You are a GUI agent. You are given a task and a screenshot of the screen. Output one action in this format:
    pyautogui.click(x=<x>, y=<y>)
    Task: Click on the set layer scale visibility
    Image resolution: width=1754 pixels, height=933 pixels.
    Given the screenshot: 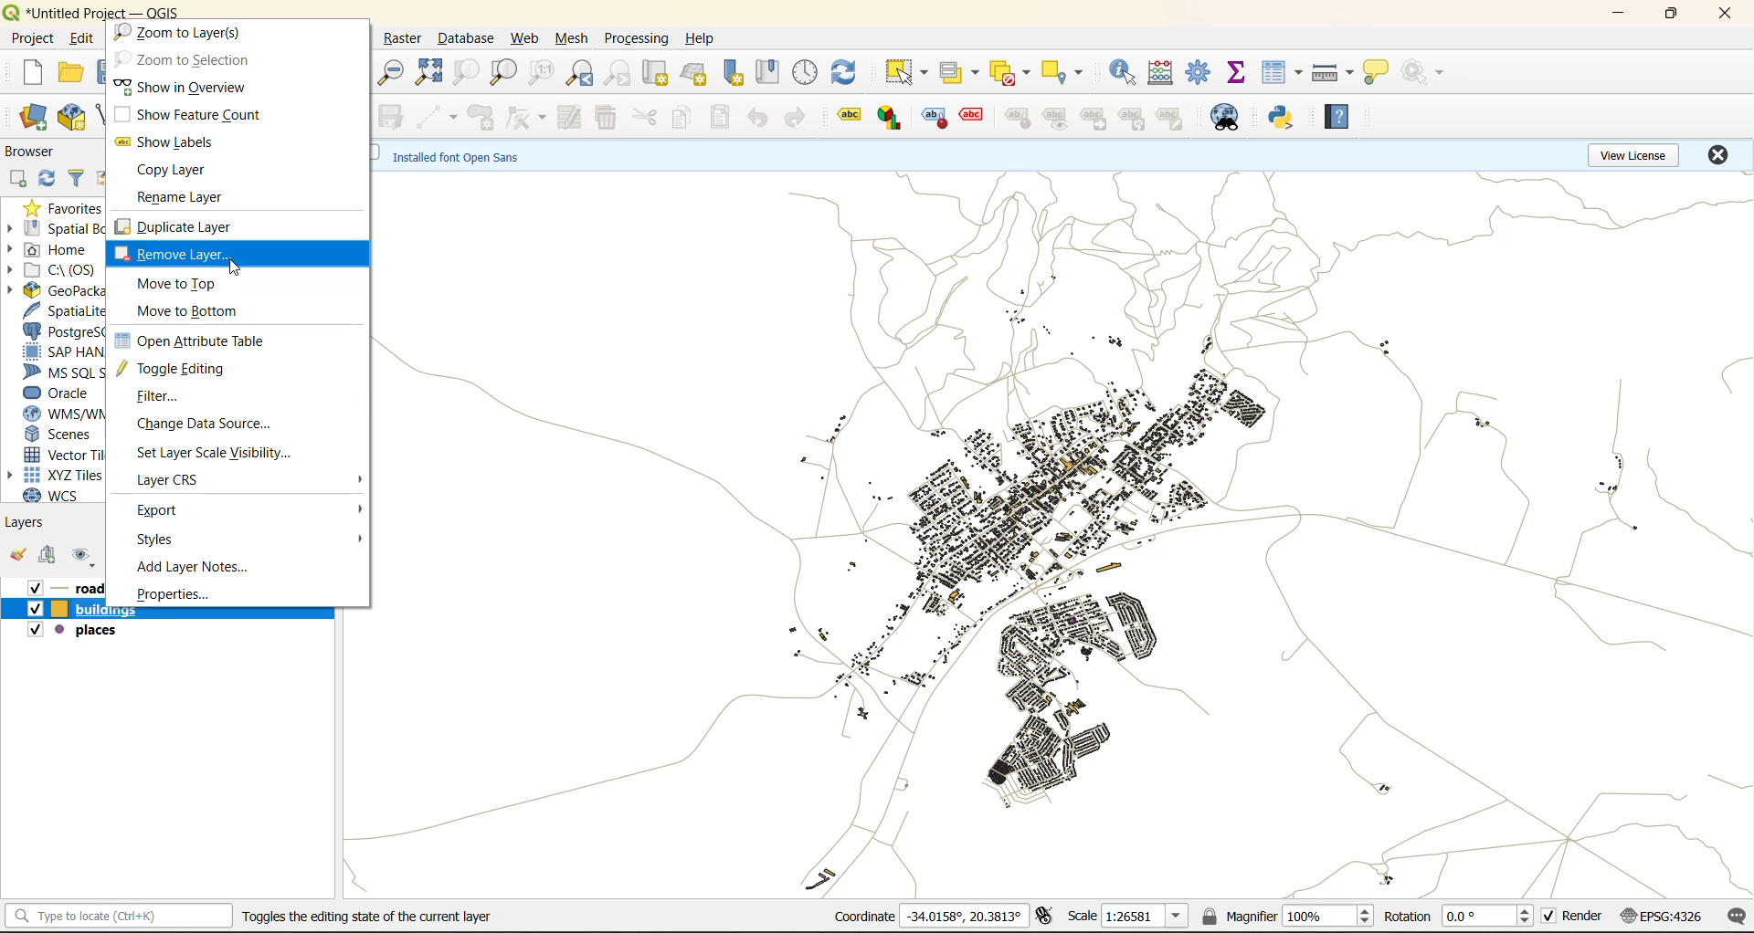 What is the action you would take?
    pyautogui.click(x=217, y=454)
    